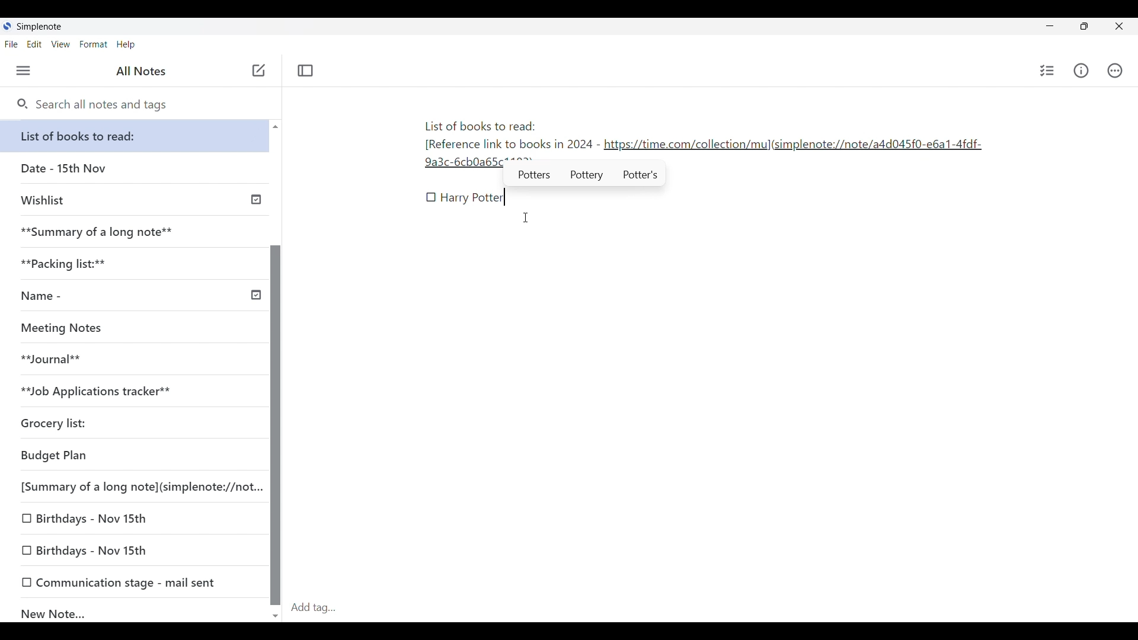  I want to click on Grocery list:, so click(130, 425).